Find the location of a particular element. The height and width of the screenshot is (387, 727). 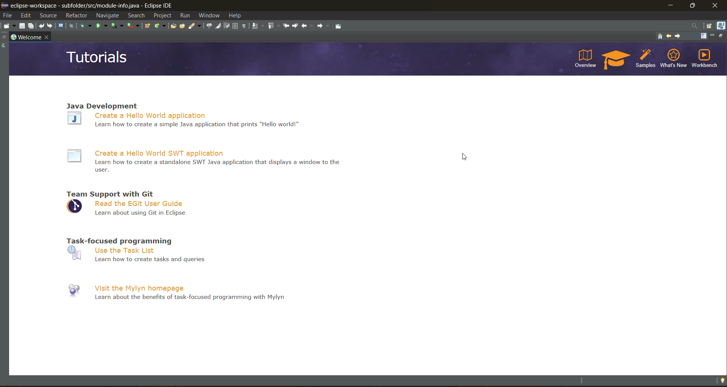

skip all breakpoints is located at coordinates (73, 26).